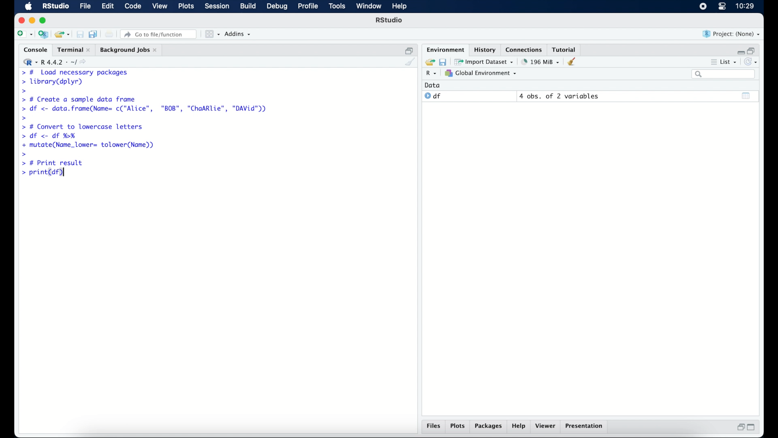 This screenshot has height=438, width=778. What do you see at coordinates (484, 49) in the screenshot?
I see `history` at bounding box center [484, 49].